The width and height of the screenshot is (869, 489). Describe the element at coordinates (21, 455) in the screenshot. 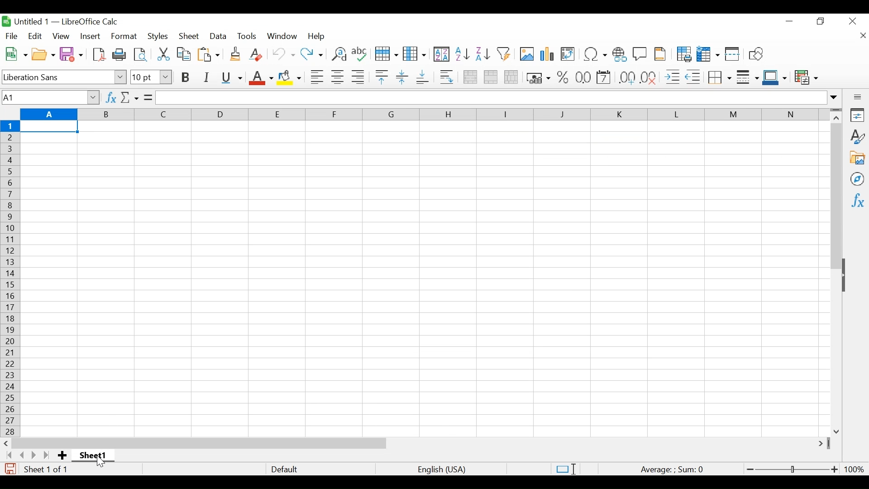

I see `Scroll to the previous sheet` at that location.